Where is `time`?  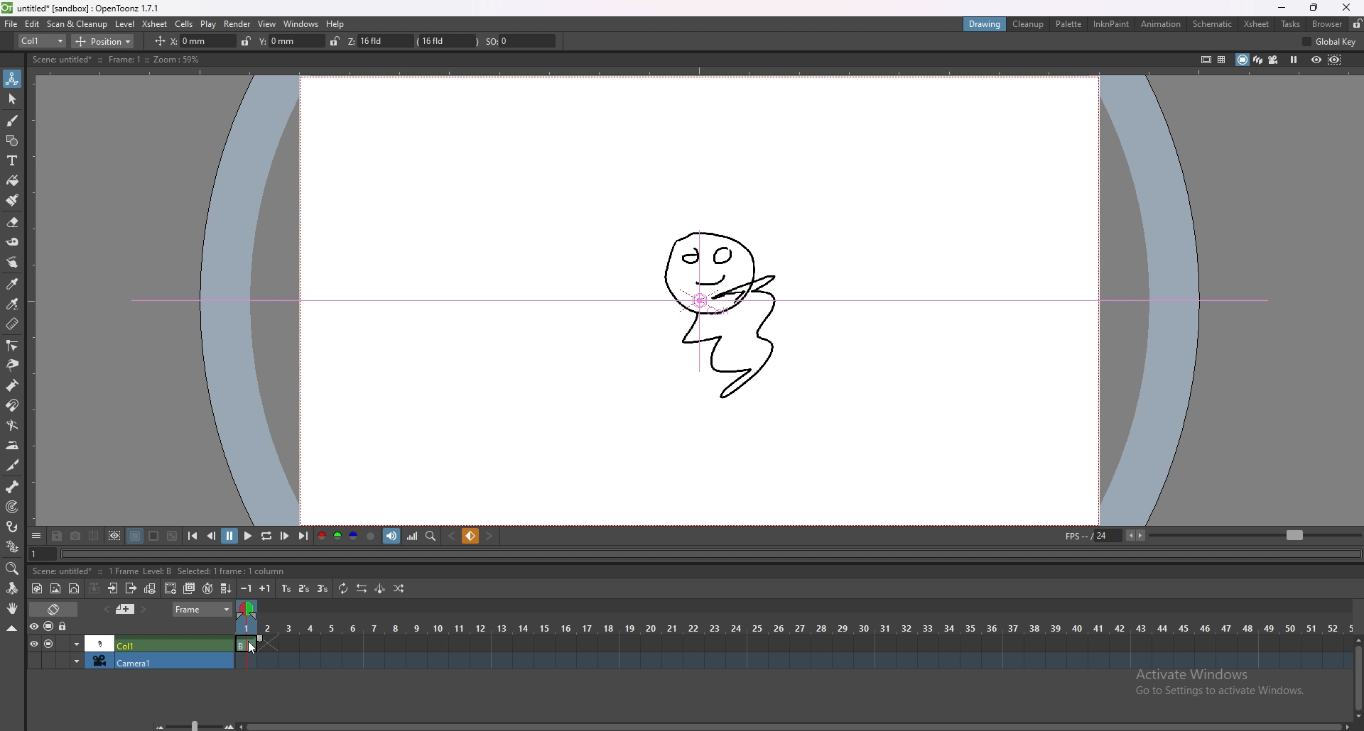 time is located at coordinates (794, 626).